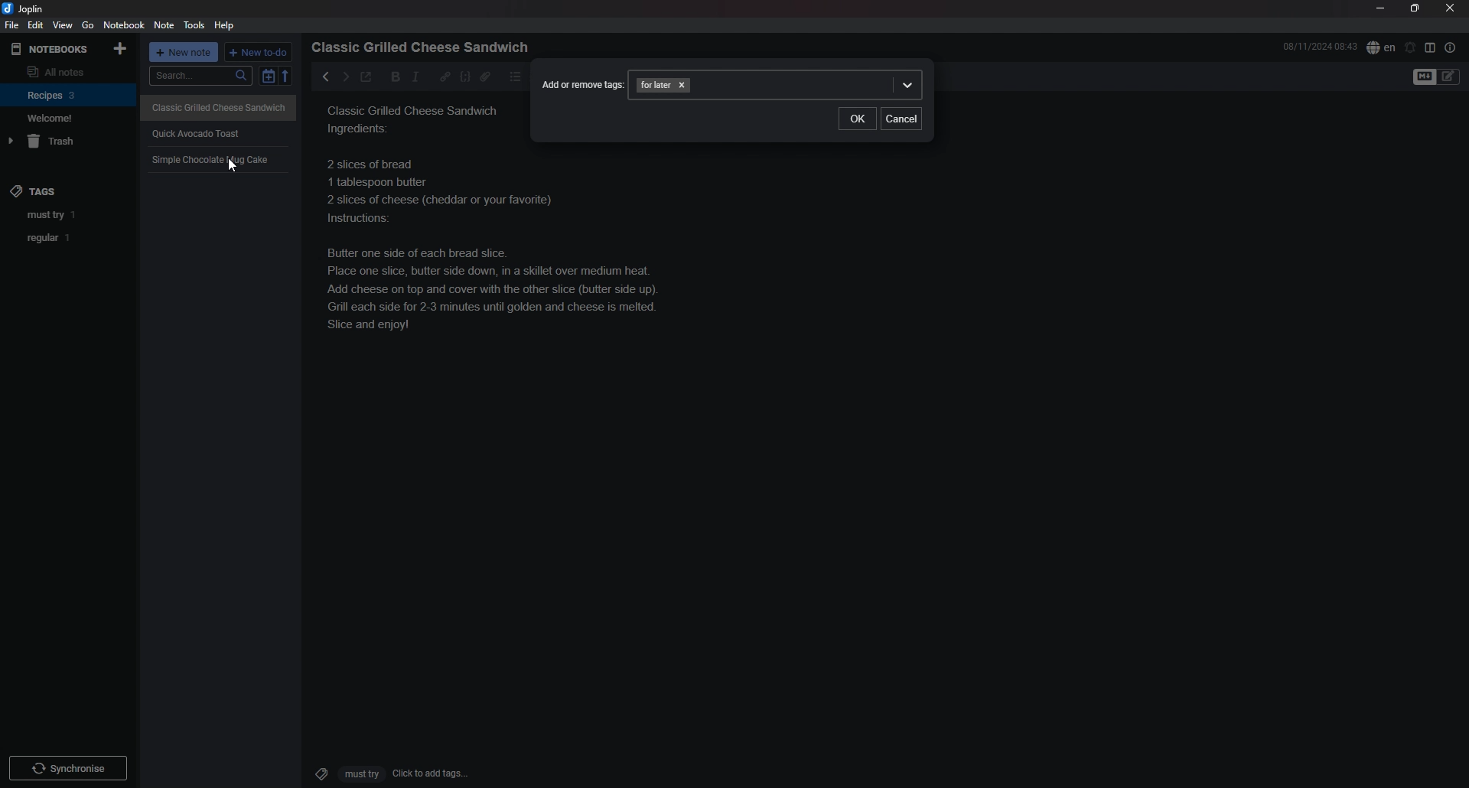 This screenshot has height=788, width=1469. Describe the element at coordinates (35, 187) in the screenshot. I see `tags` at that location.